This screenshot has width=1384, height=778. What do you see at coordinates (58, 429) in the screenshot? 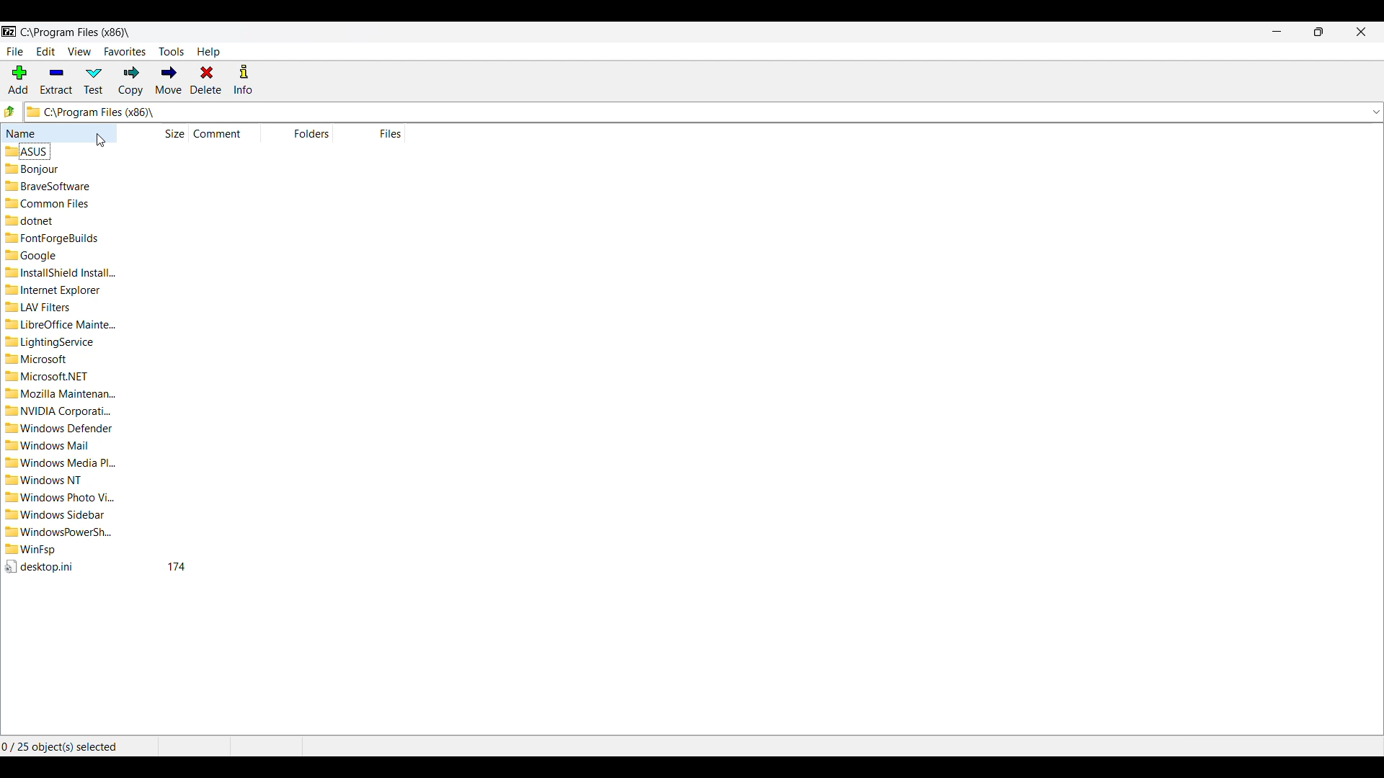
I see `Windows Defender` at bounding box center [58, 429].